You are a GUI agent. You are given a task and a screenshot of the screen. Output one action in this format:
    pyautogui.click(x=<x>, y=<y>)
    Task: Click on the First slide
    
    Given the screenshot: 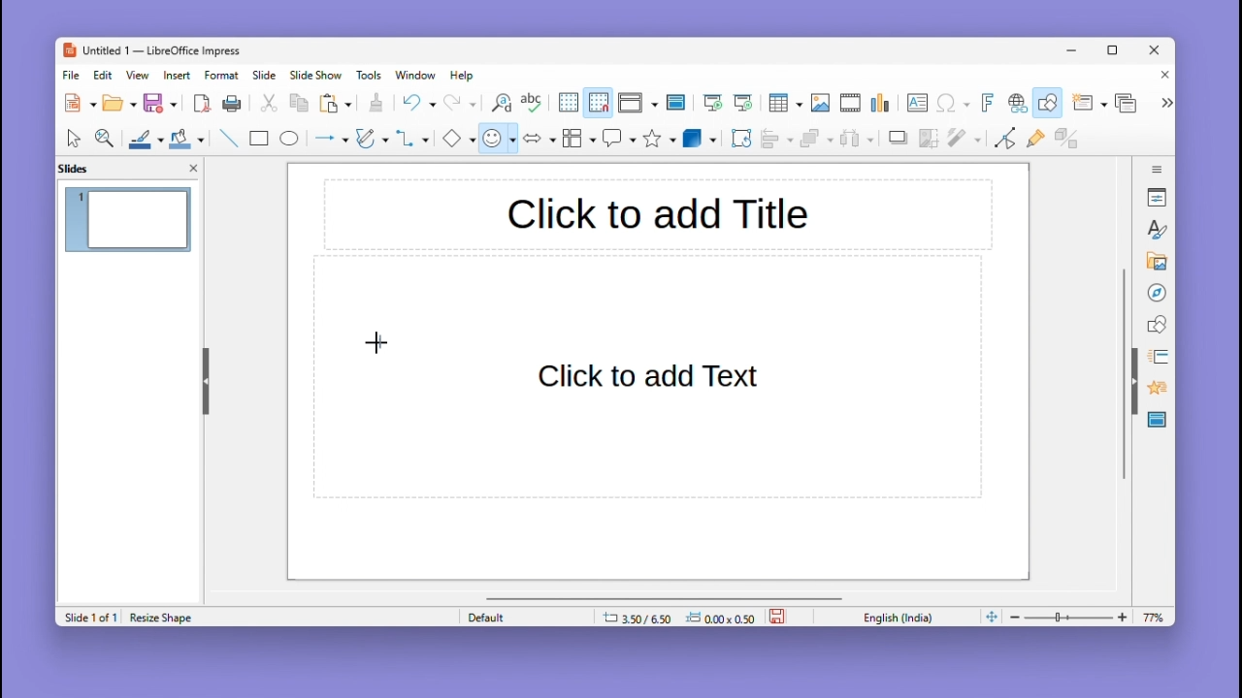 What is the action you would take?
    pyautogui.click(x=713, y=104)
    